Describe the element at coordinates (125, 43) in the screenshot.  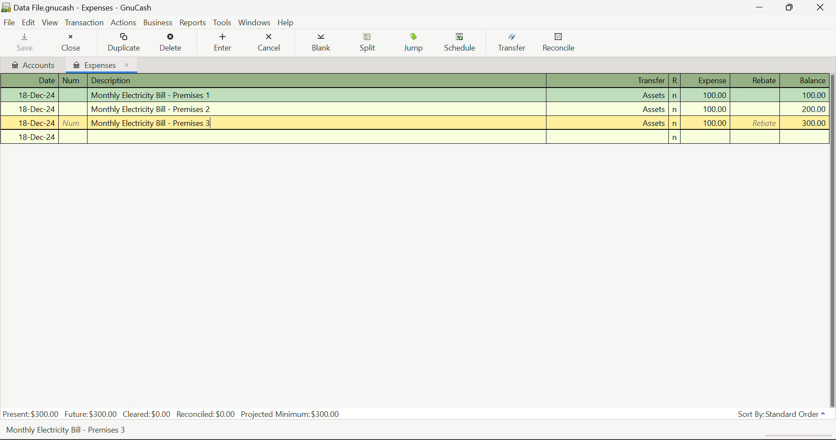
I see `Duplicate` at that location.